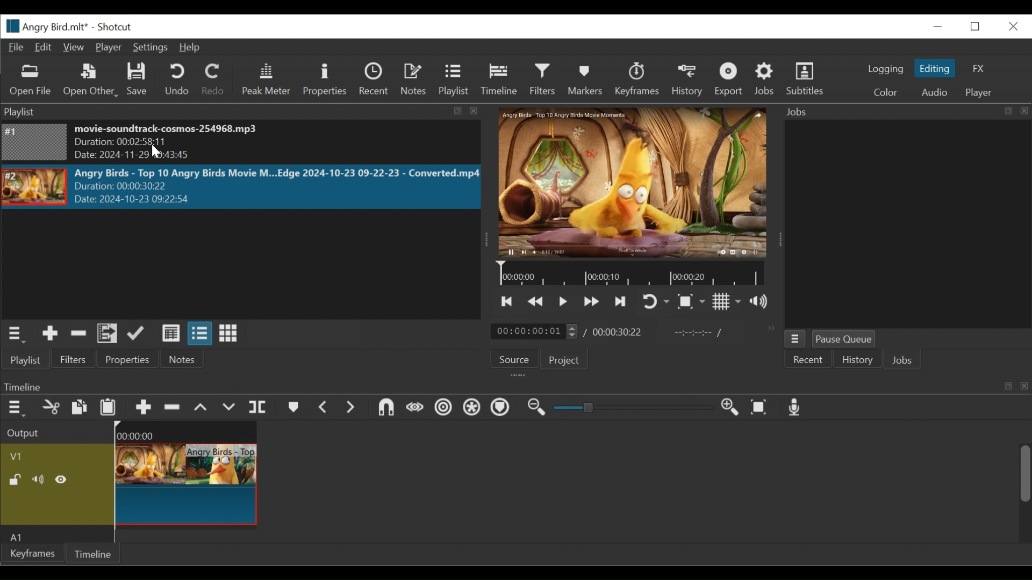 The height and width of the screenshot is (580, 1032). What do you see at coordinates (292, 408) in the screenshot?
I see `Markers` at bounding box center [292, 408].